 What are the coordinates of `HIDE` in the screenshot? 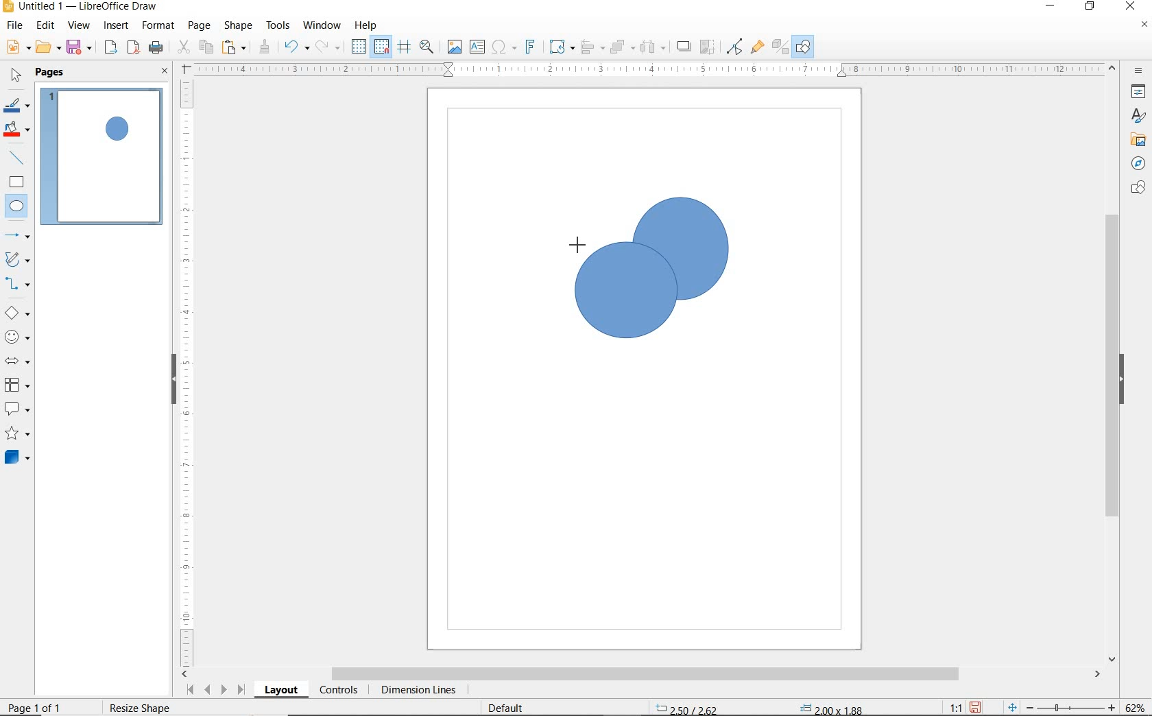 It's located at (171, 377).